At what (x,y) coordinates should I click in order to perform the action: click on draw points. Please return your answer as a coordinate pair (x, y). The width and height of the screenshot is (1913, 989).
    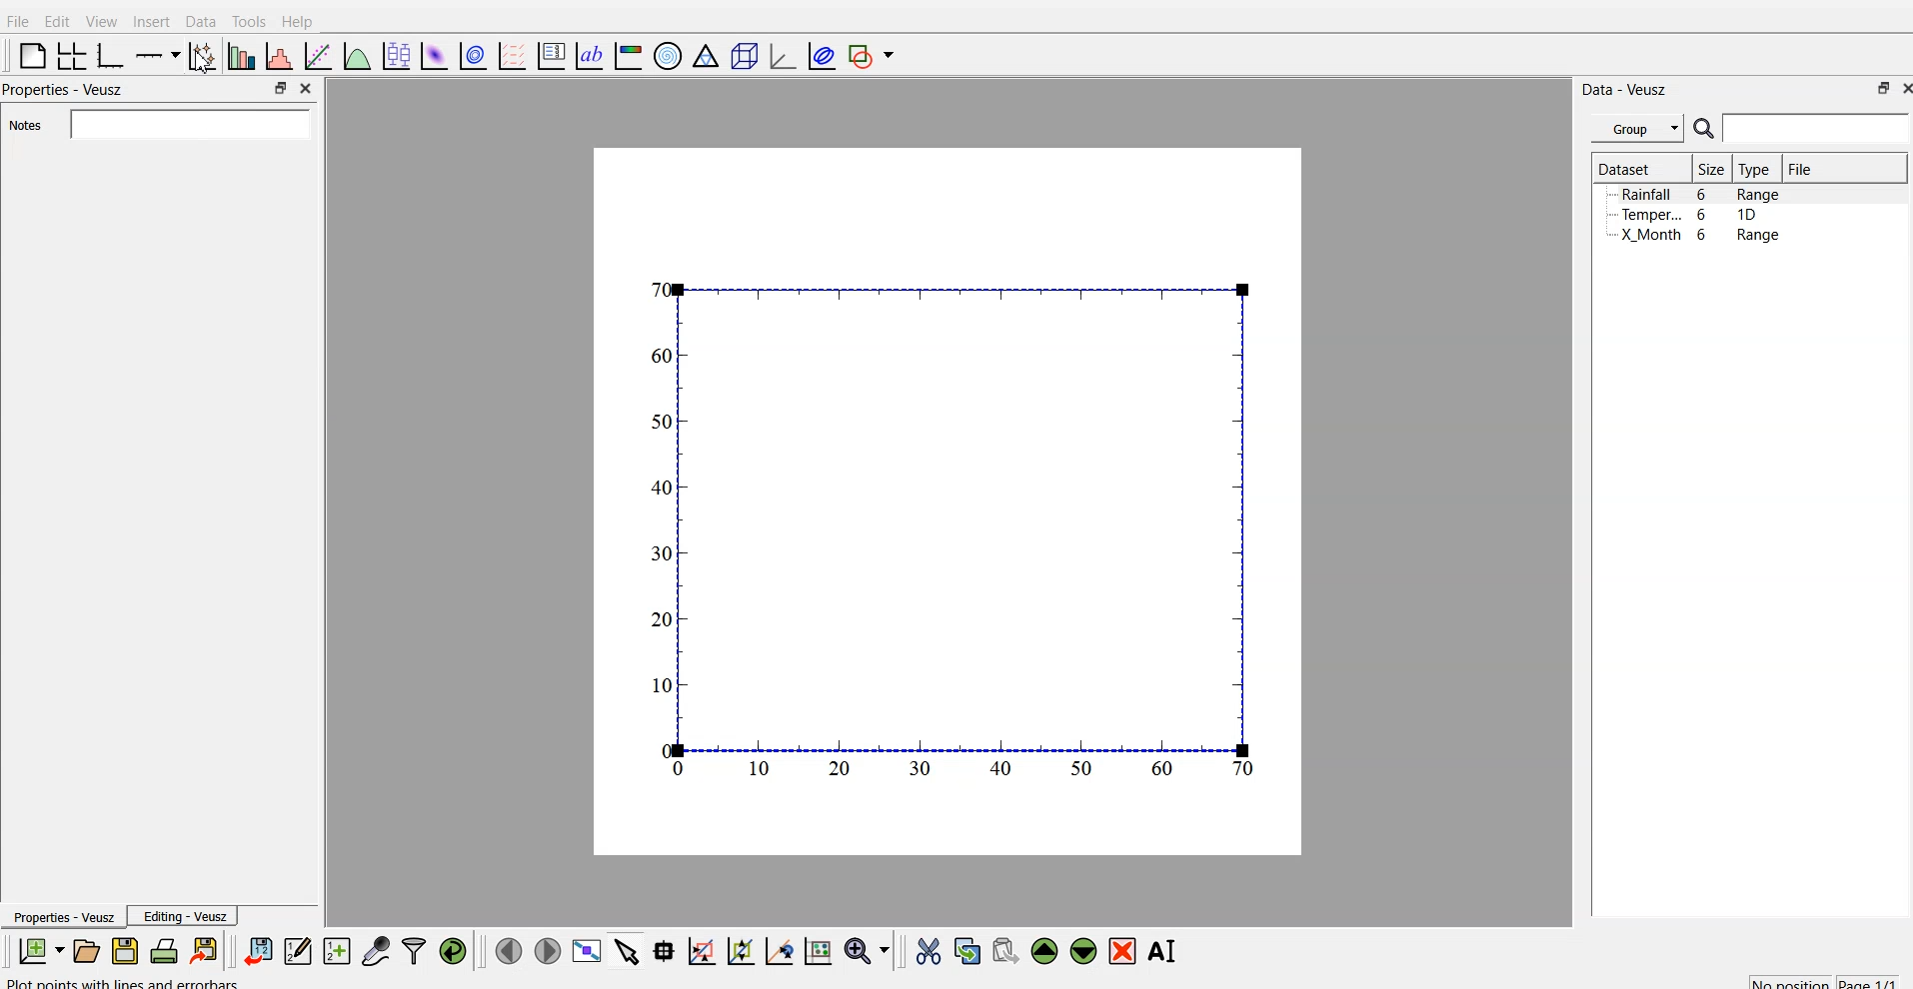
    Looking at the image, I should click on (737, 951).